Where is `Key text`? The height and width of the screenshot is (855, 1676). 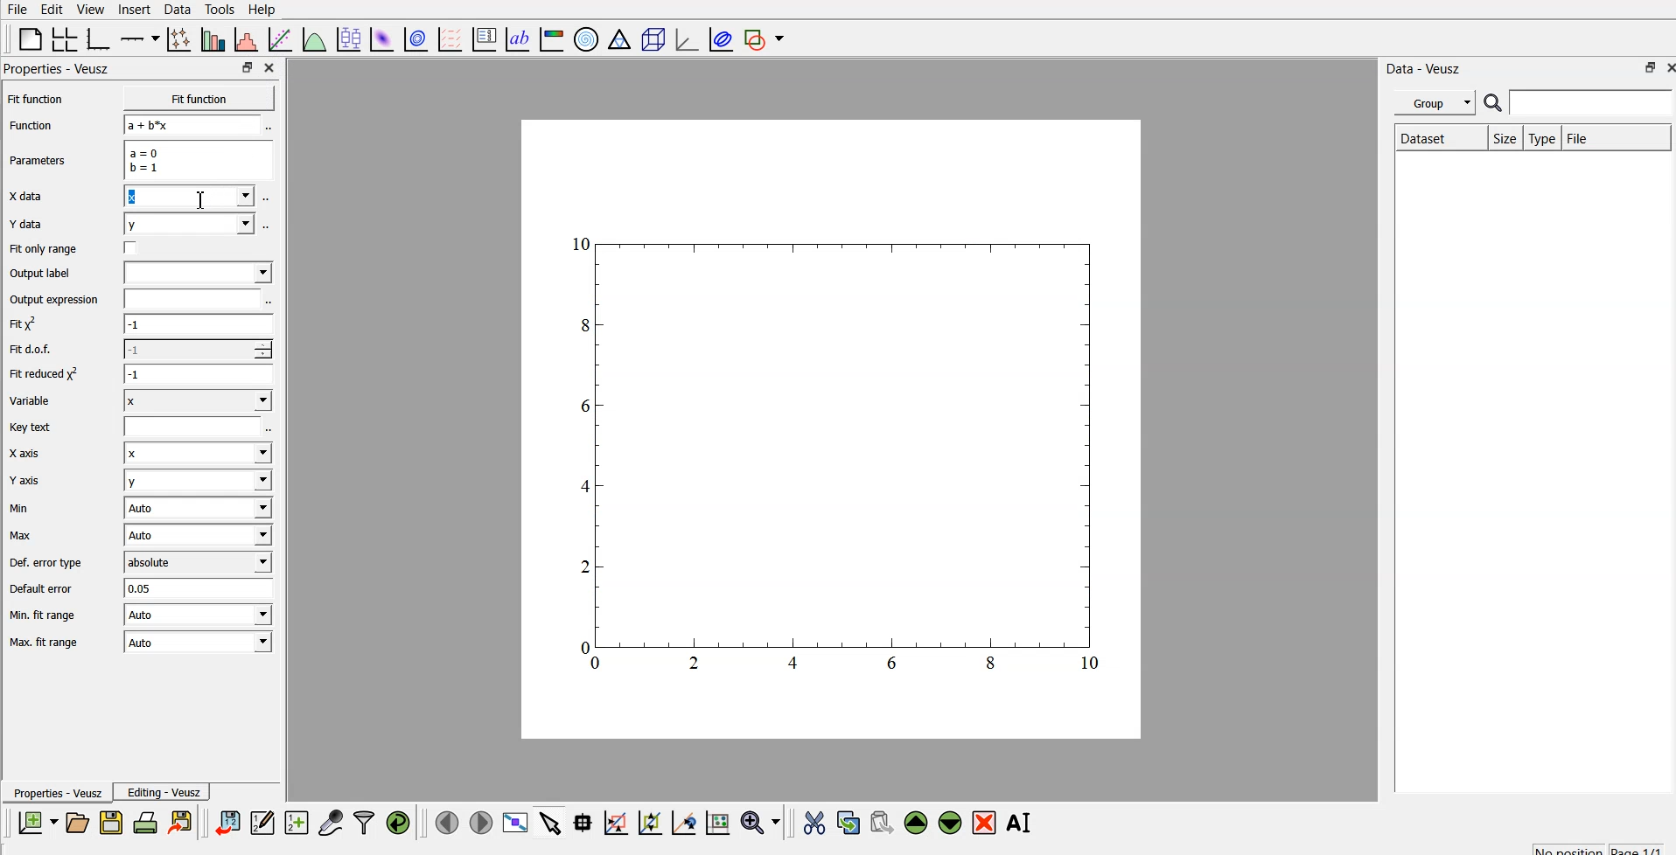 Key text is located at coordinates (42, 428).